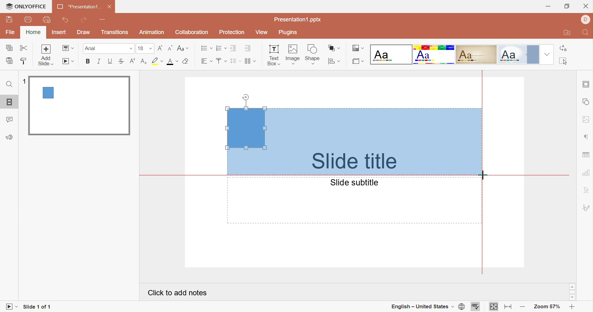 This screenshot has width=593, height=312. I want to click on Decrease indent, so click(234, 48).